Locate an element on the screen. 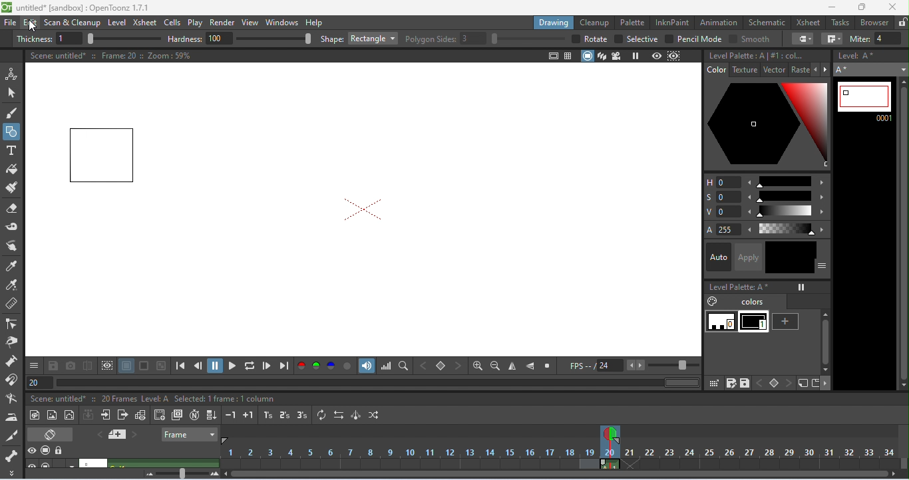 The height and width of the screenshot is (480, 909). close is located at coordinates (892, 7).